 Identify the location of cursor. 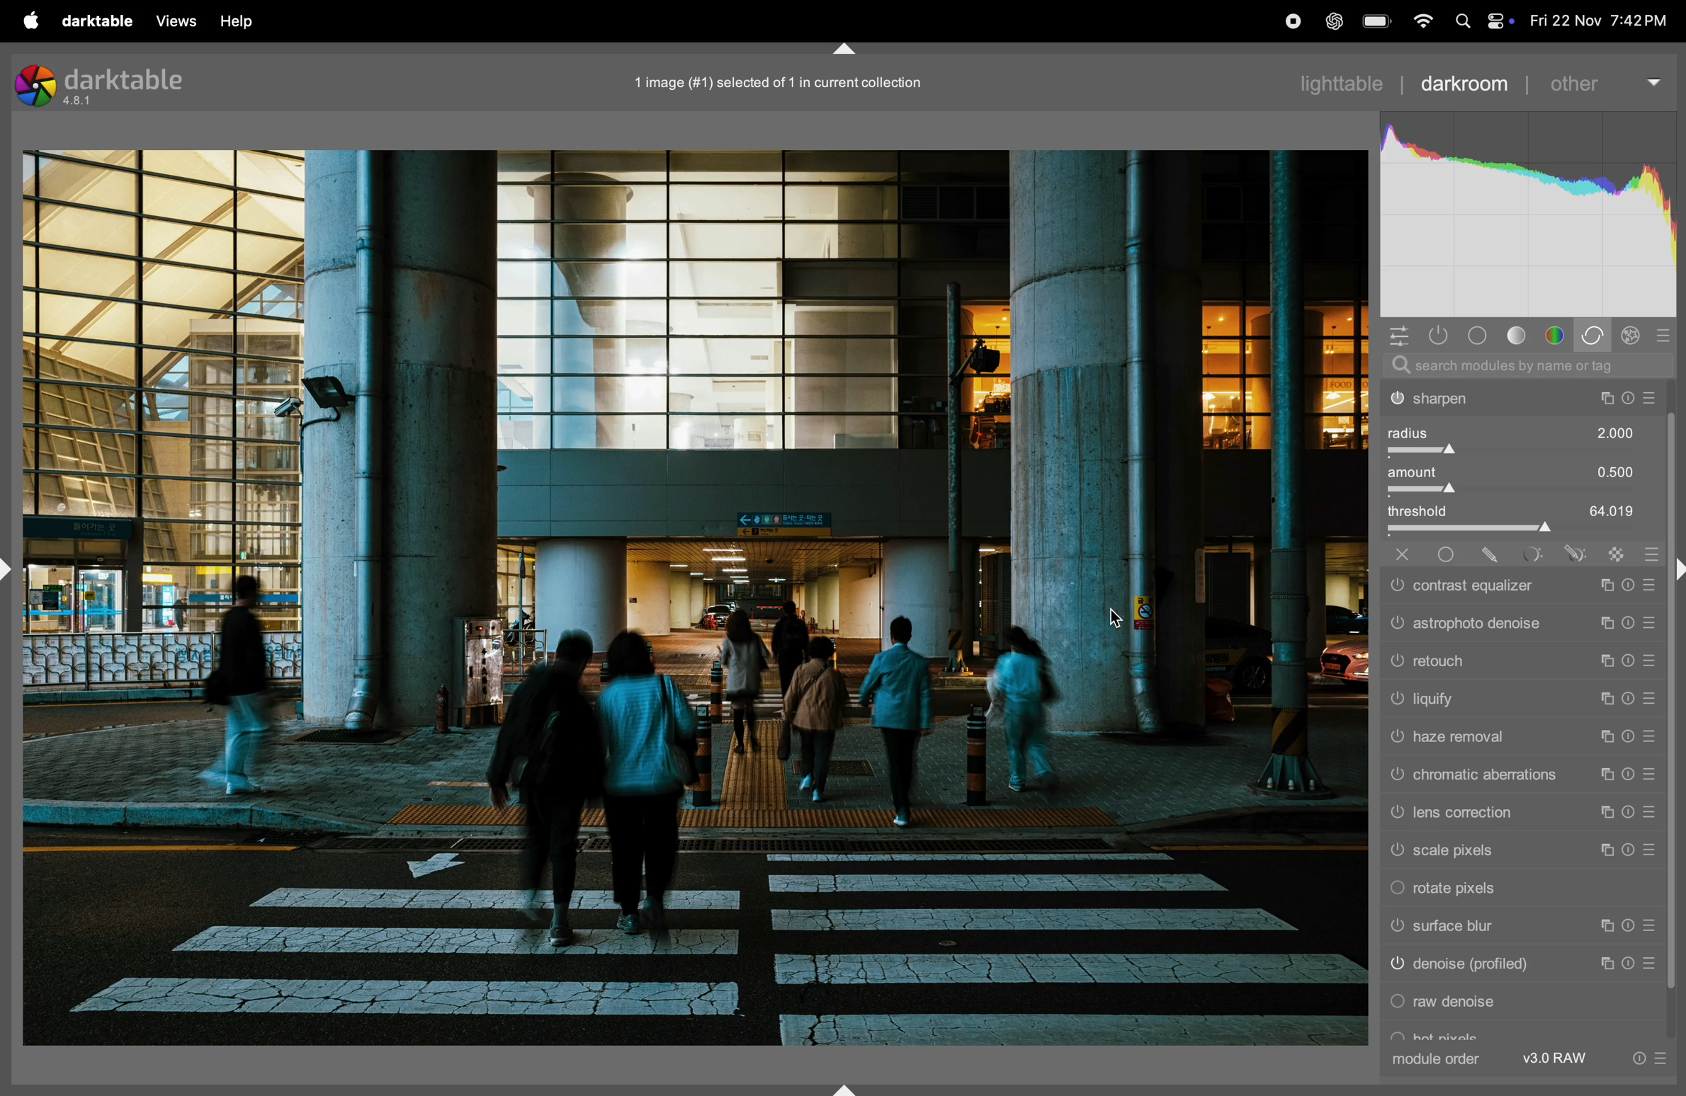
(1119, 617).